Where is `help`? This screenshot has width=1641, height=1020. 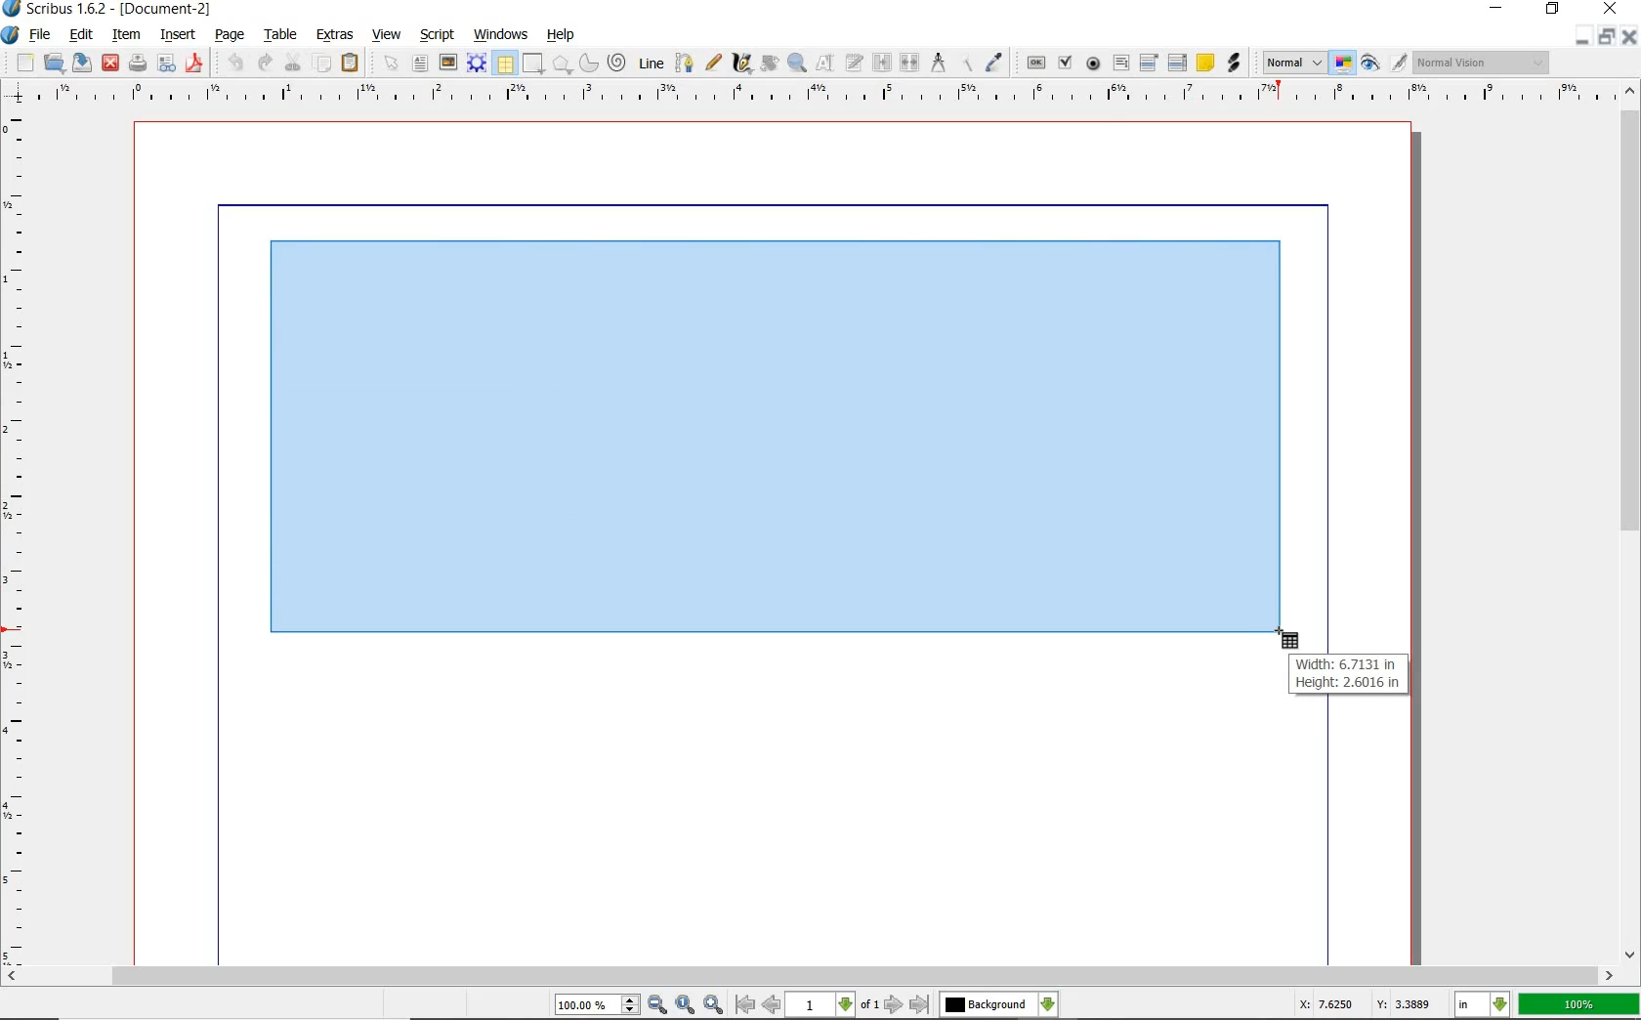
help is located at coordinates (564, 37).